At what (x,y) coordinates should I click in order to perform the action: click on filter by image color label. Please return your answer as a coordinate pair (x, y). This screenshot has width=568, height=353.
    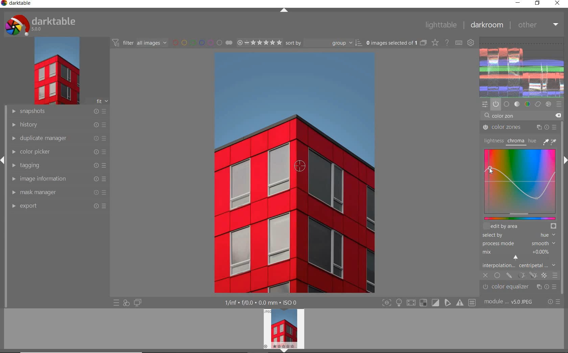
    Looking at the image, I should click on (202, 43).